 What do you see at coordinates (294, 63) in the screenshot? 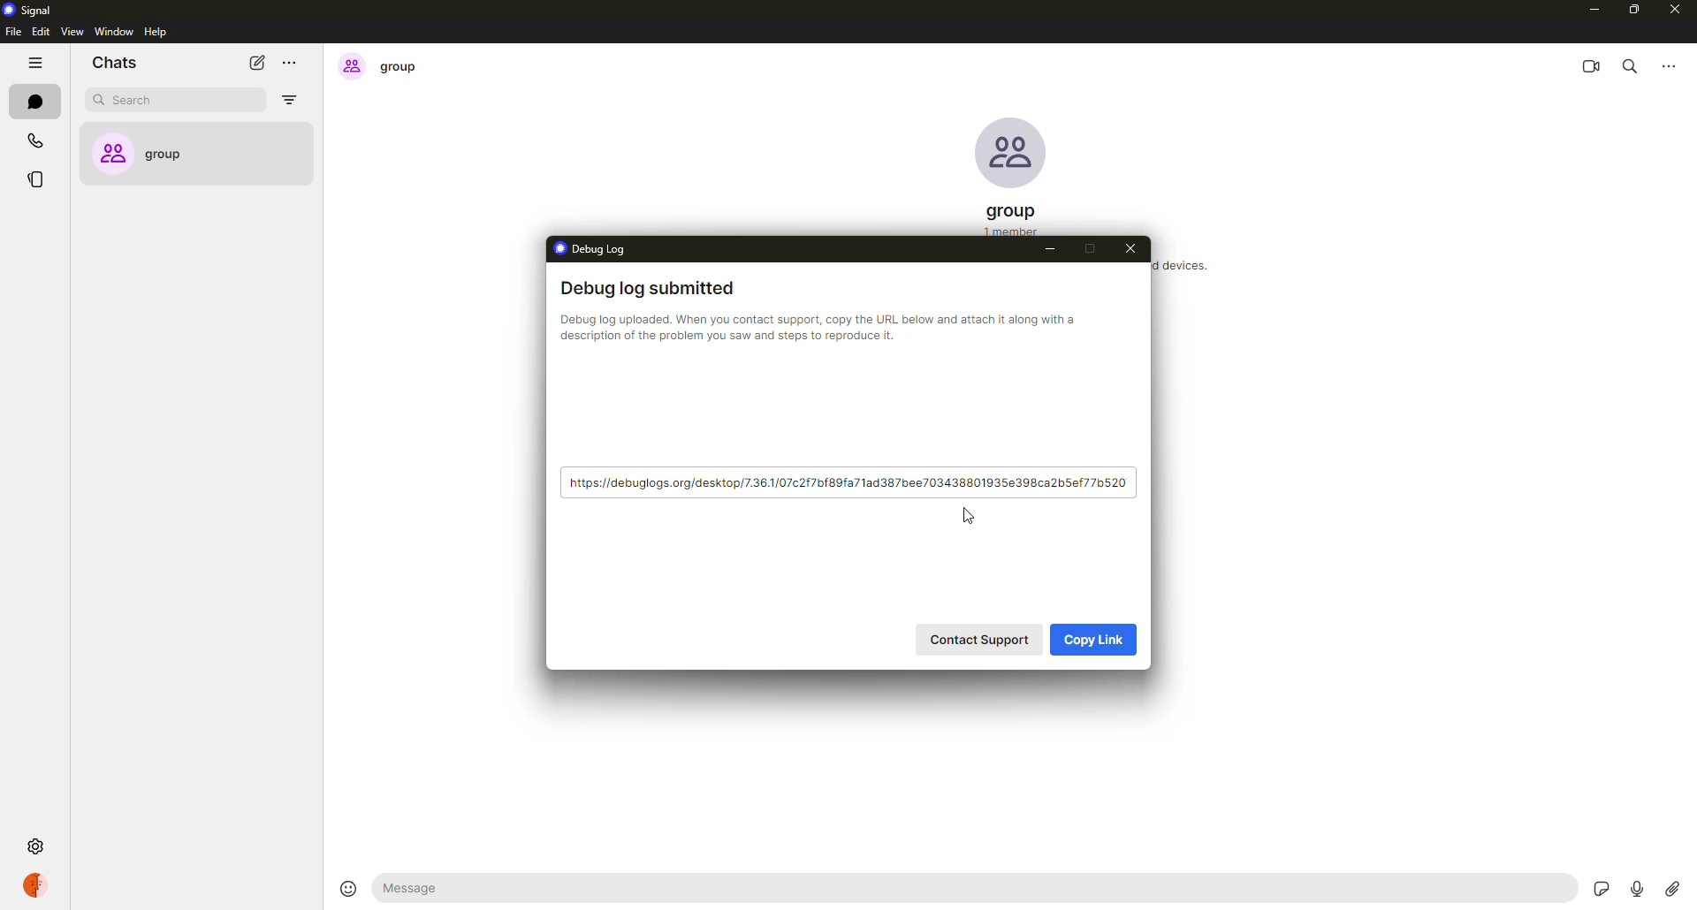
I see `more` at bounding box center [294, 63].